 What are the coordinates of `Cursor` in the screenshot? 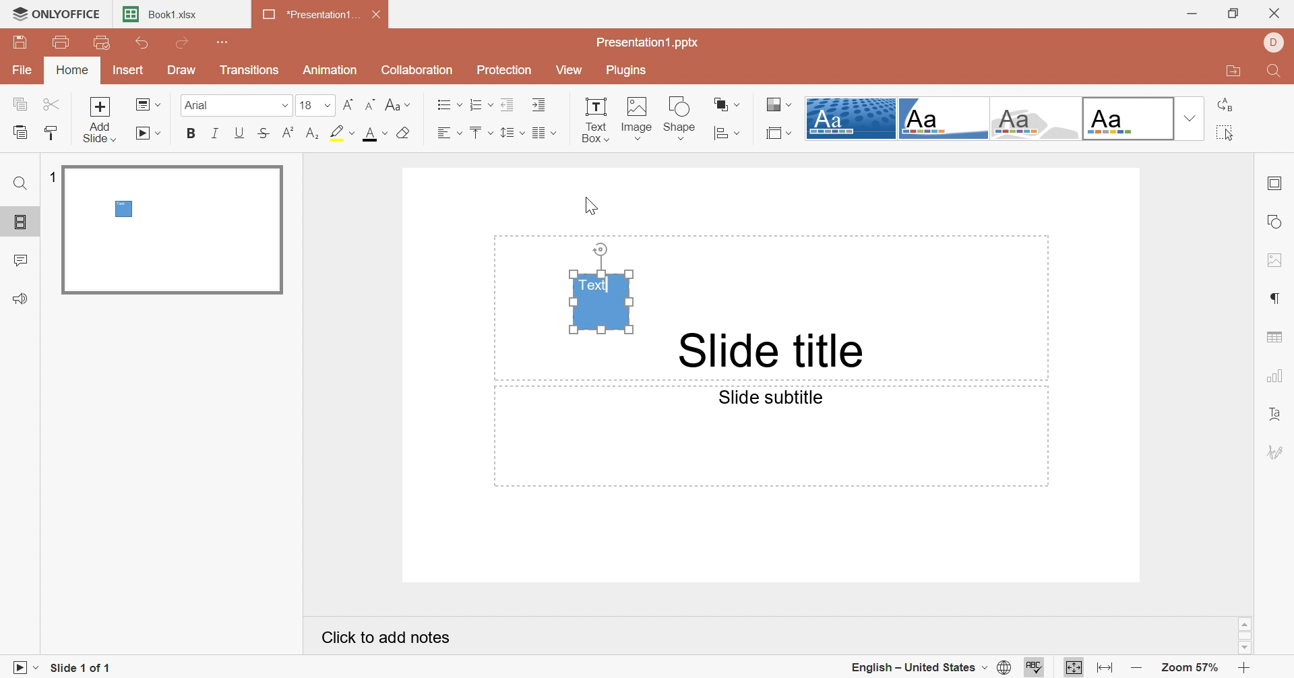 It's located at (592, 208).